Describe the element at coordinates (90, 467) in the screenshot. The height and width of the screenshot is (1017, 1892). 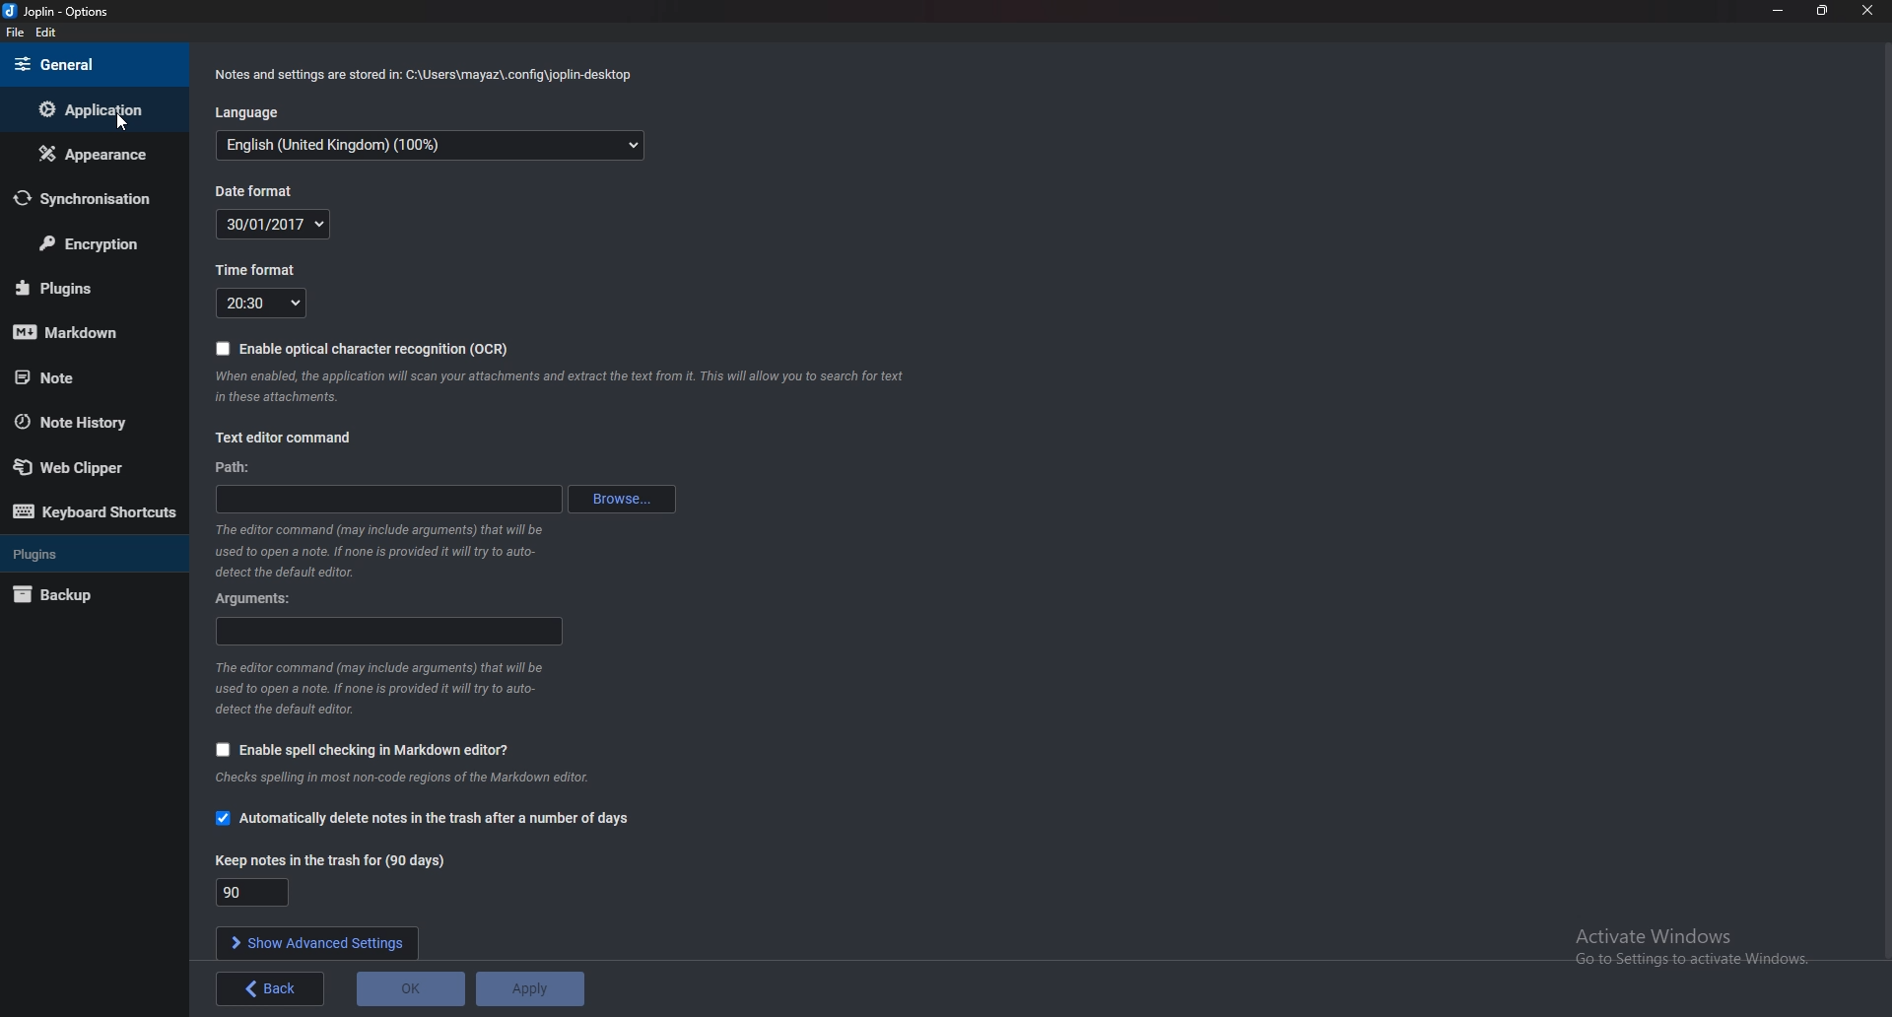
I see `Web Clipper` at that location.